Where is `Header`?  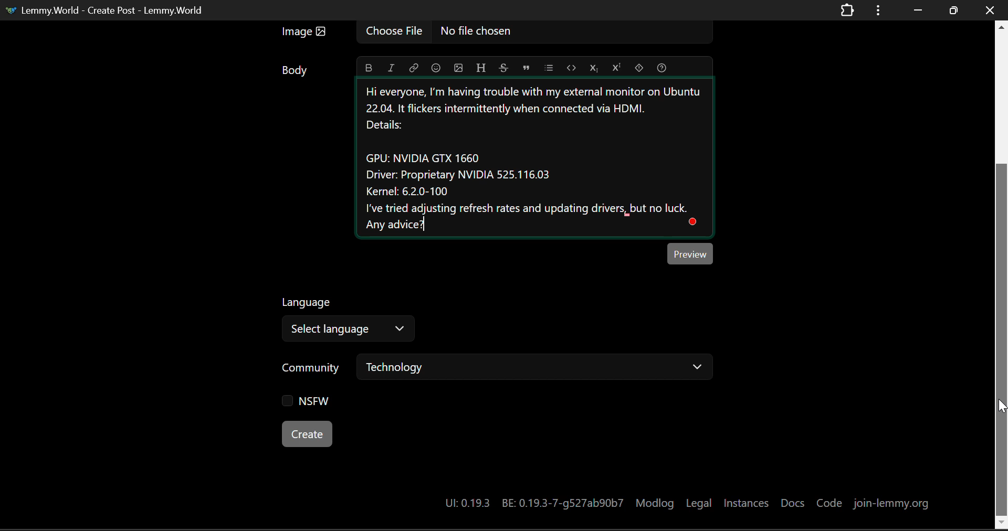
Header is located at coordinates (480, 66).